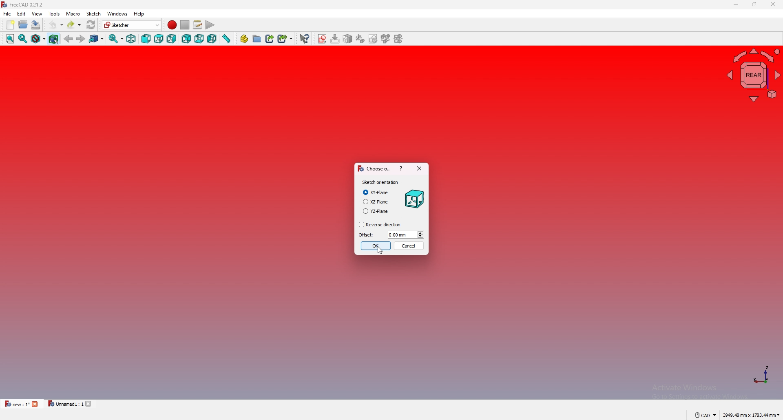 The width and height of the screenshot is (783, 420). Describe the element at coordinates (172, 25) in the screenshot. I see `record macro` at that location.